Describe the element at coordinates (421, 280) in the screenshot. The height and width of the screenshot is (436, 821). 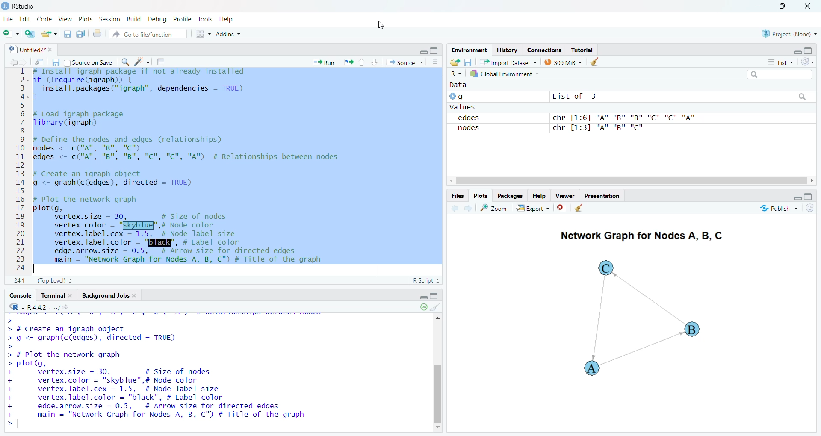
I see `R Script ` at that location.